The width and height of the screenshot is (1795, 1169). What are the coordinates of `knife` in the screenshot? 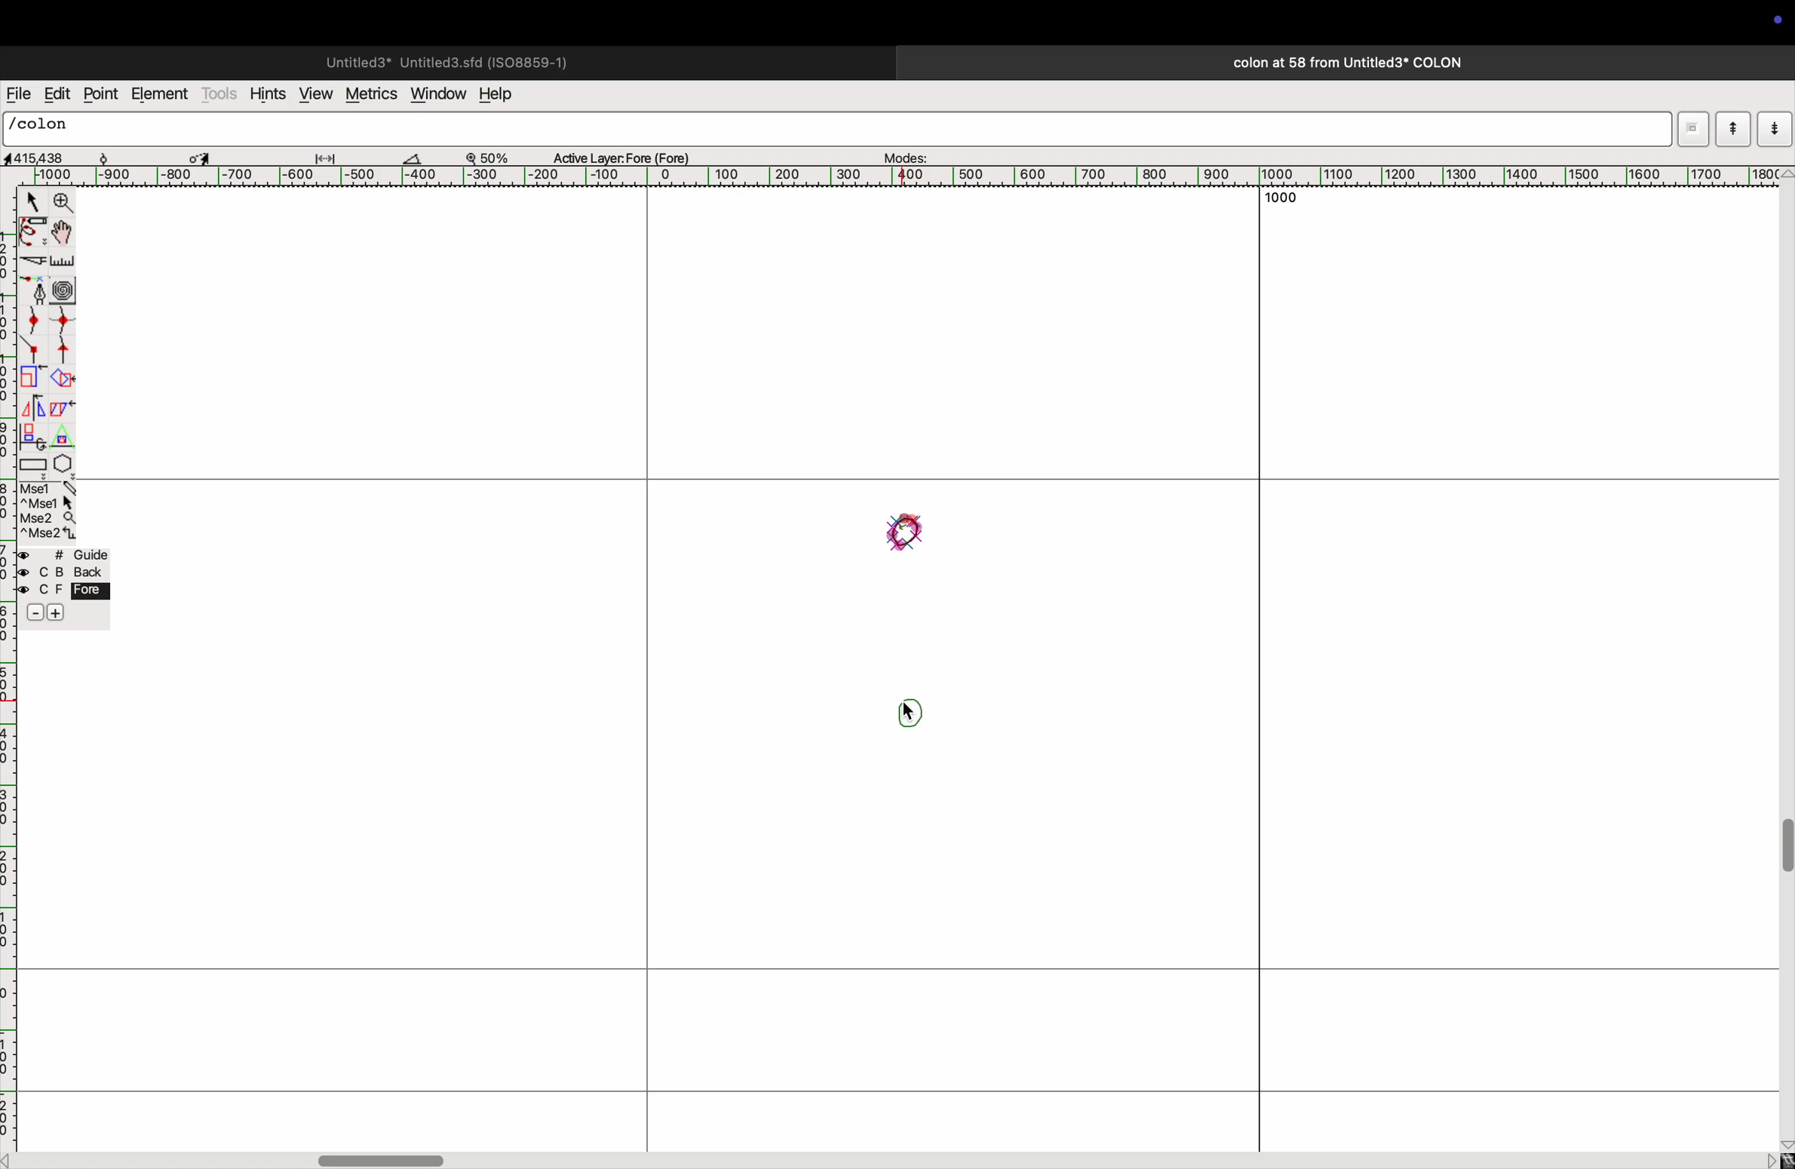 It's located at (32, 263).